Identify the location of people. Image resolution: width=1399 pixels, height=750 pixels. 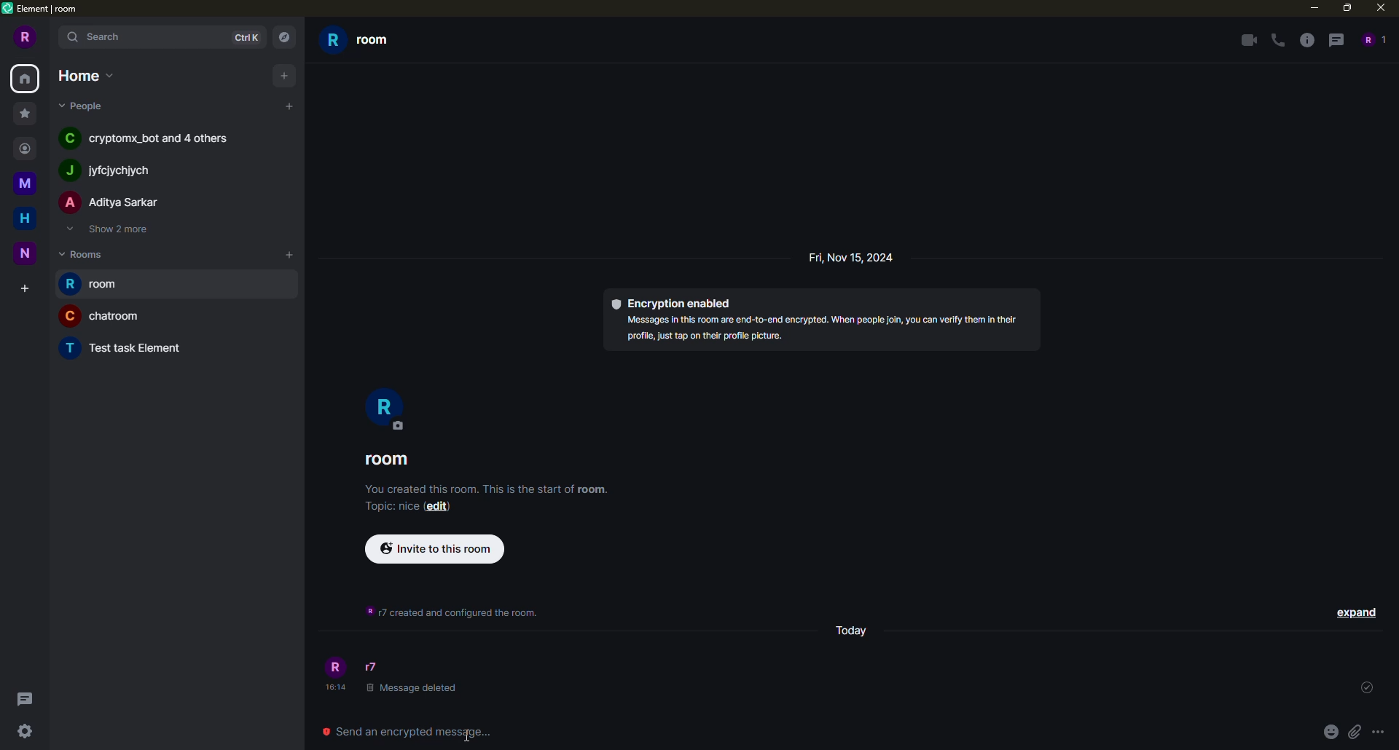
(376, 666).